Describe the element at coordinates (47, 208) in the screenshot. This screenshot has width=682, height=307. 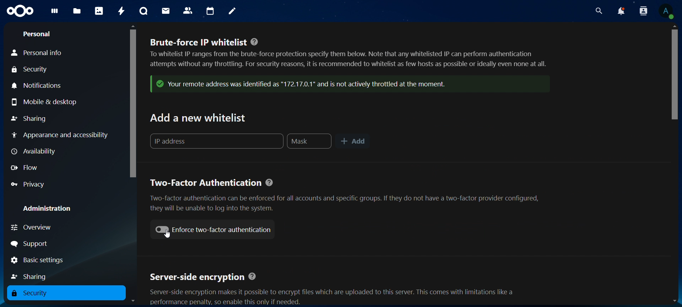
I see `administration` at that location.